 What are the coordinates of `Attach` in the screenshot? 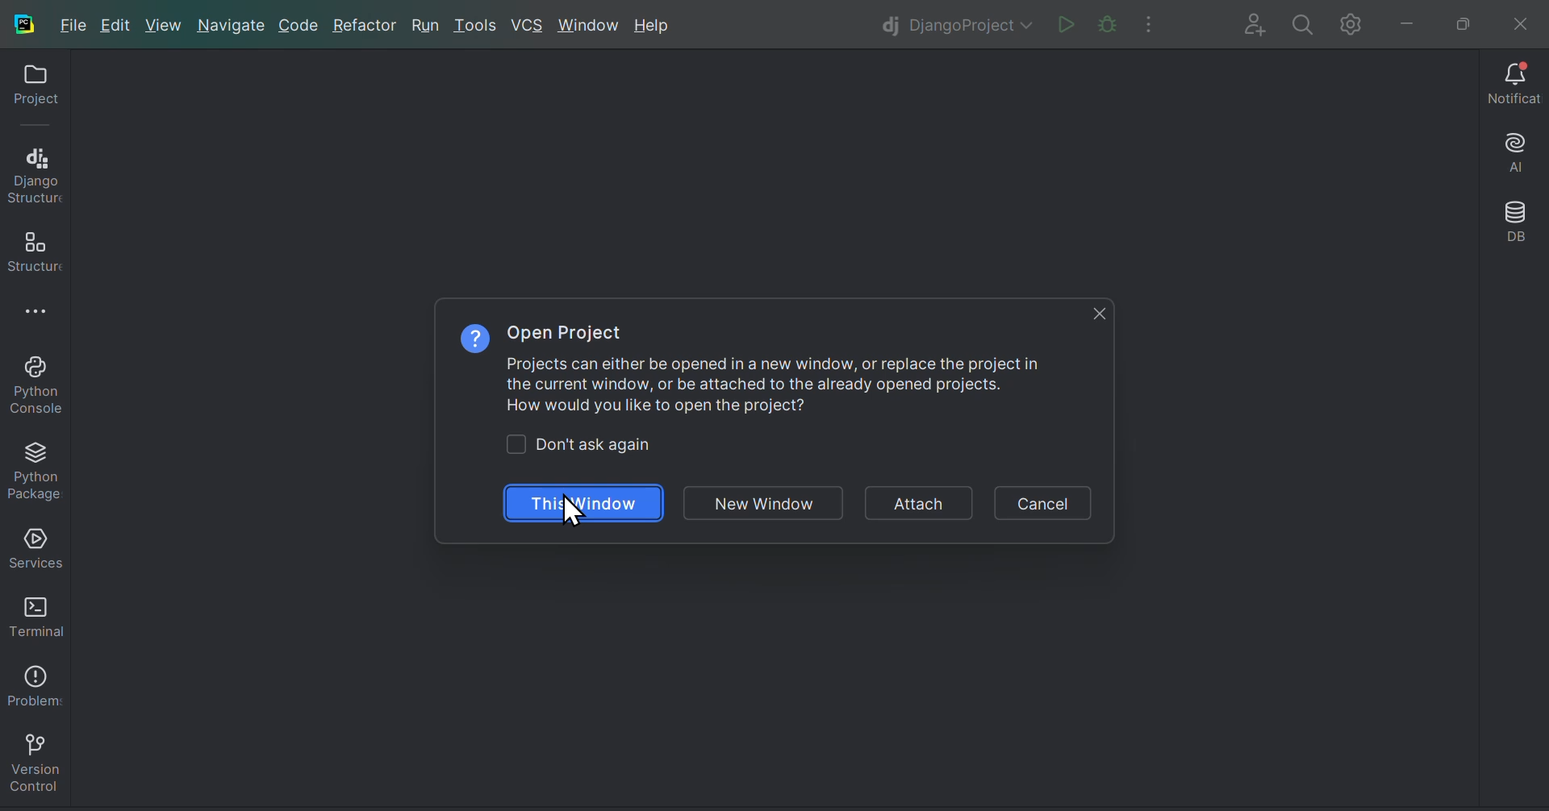 It's located at (916, 504).